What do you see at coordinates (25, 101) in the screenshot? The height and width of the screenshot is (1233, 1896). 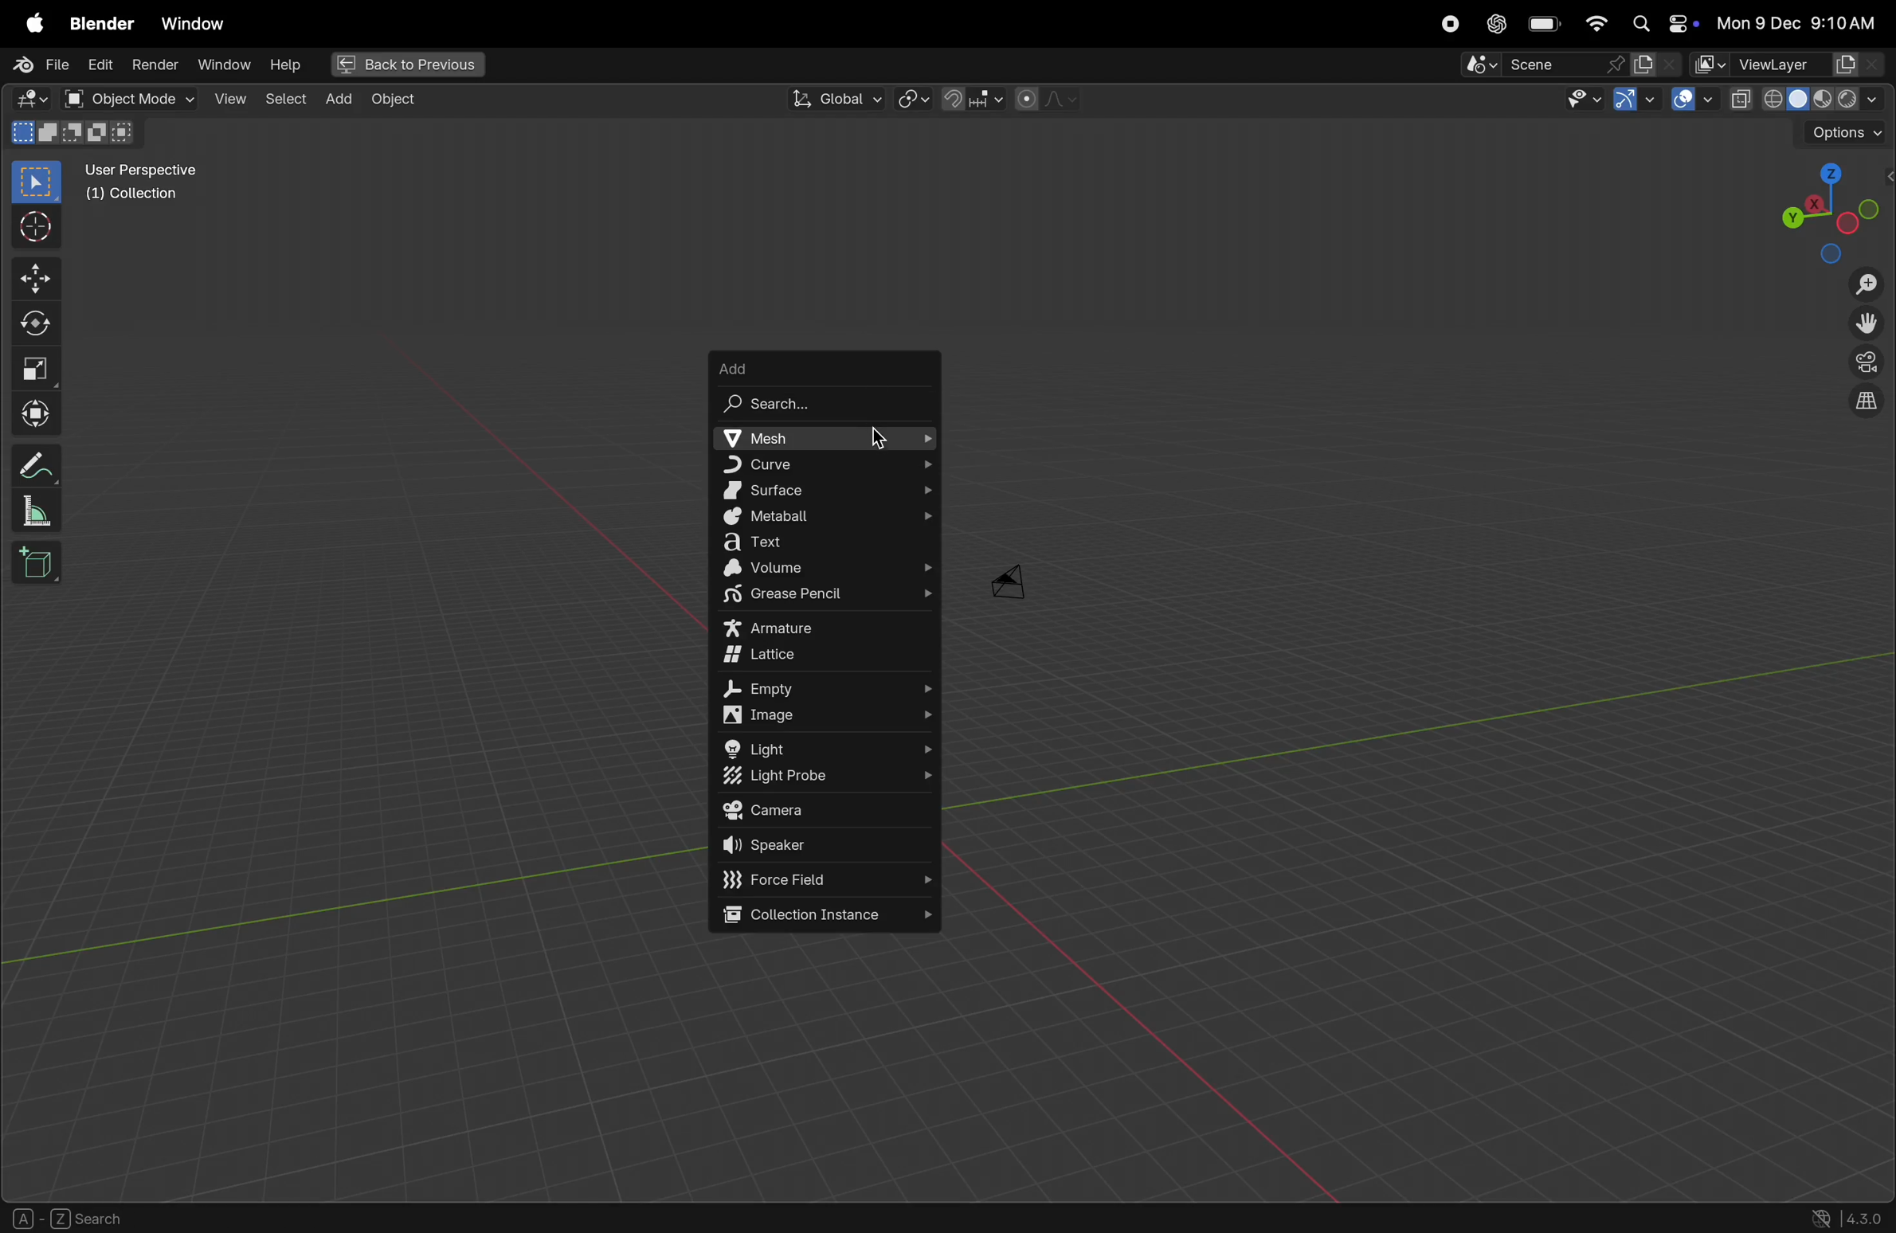 I see `editor type` at bounding box center [25, 101].